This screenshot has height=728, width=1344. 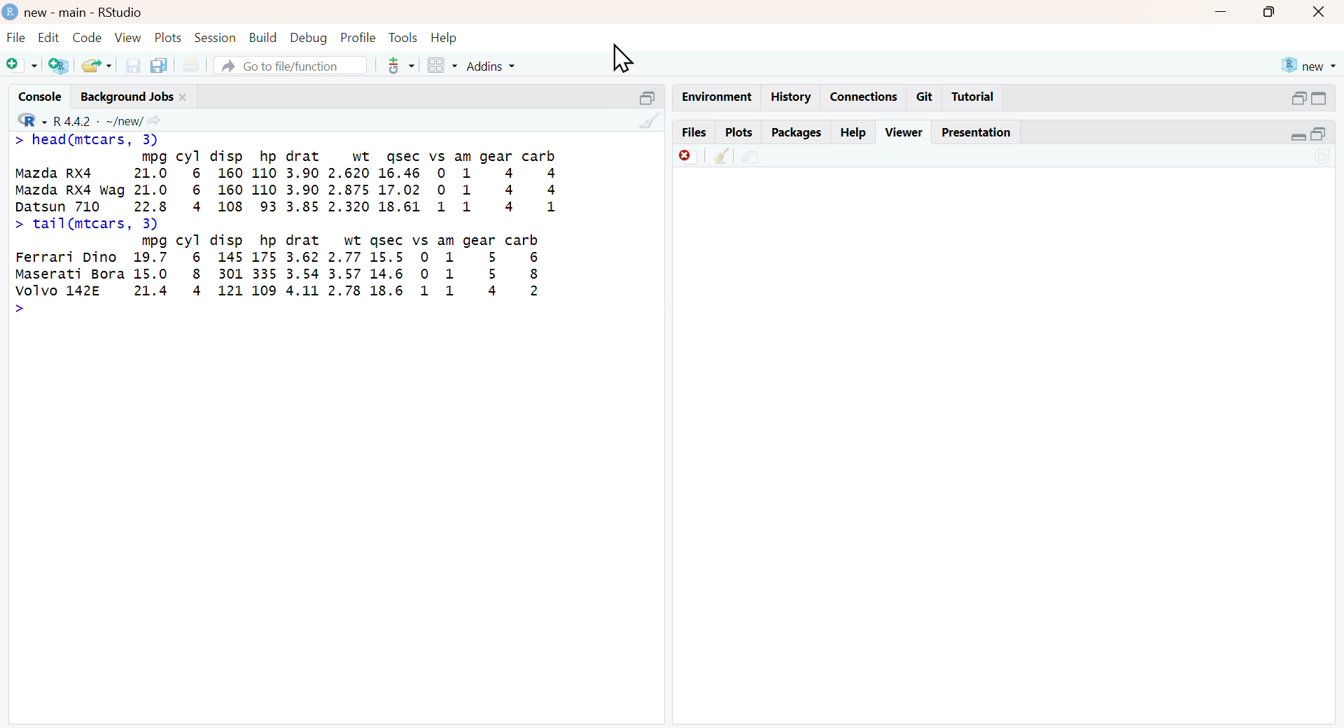 I want to click on Viewer, so click(x=904, y=130).